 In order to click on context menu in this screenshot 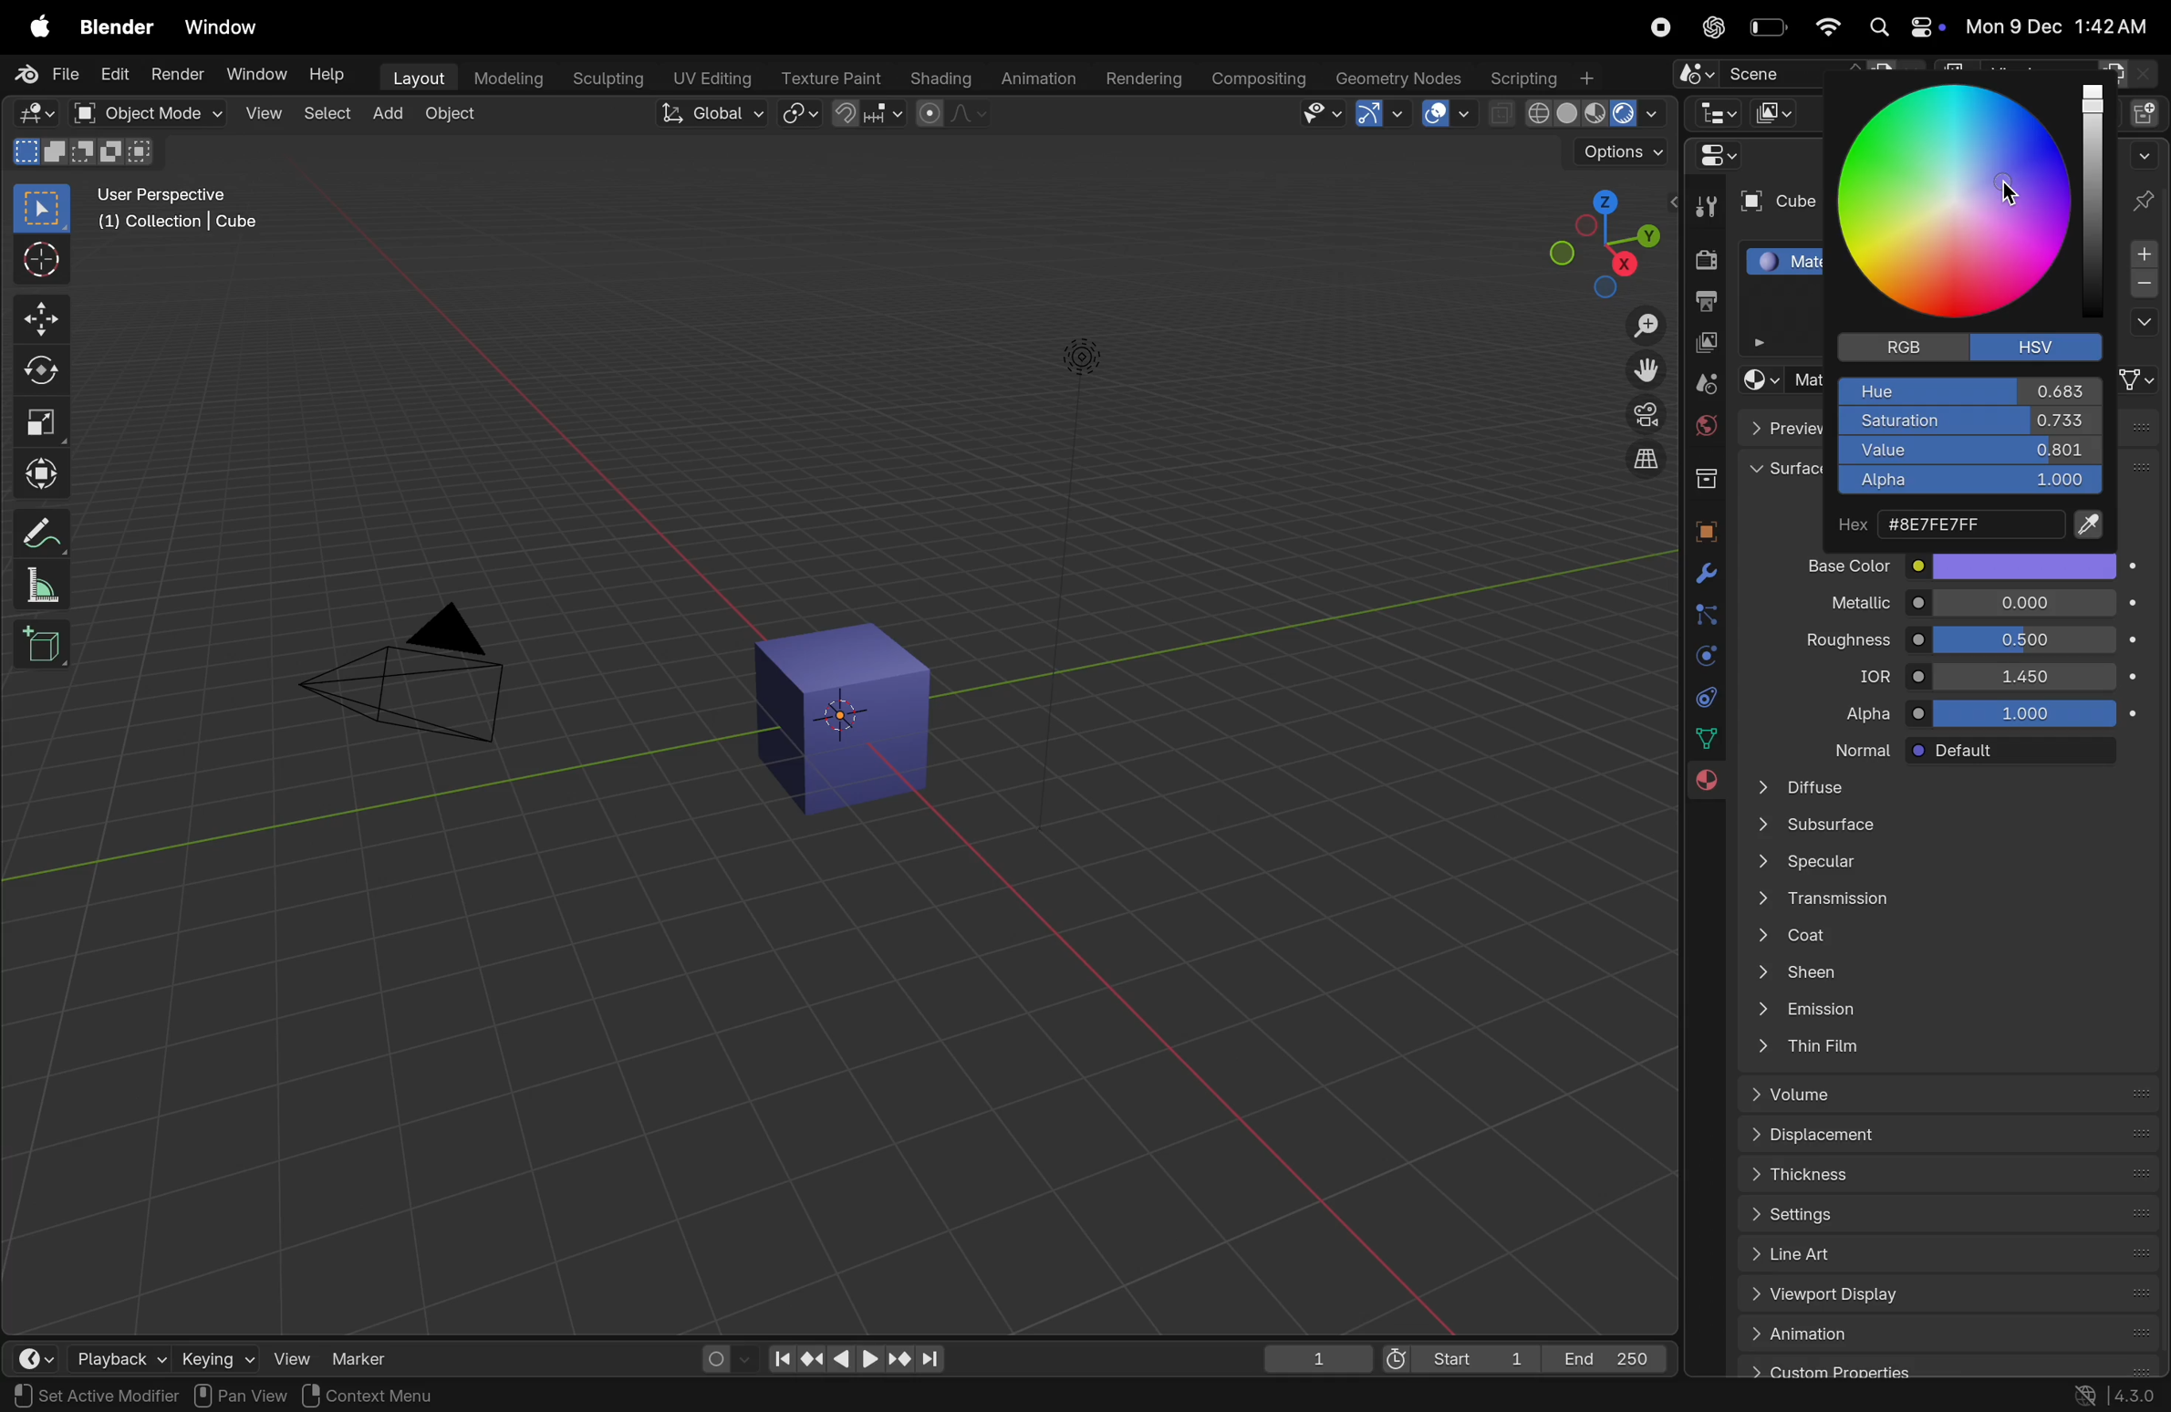, I will do `click(391, 1395)`.